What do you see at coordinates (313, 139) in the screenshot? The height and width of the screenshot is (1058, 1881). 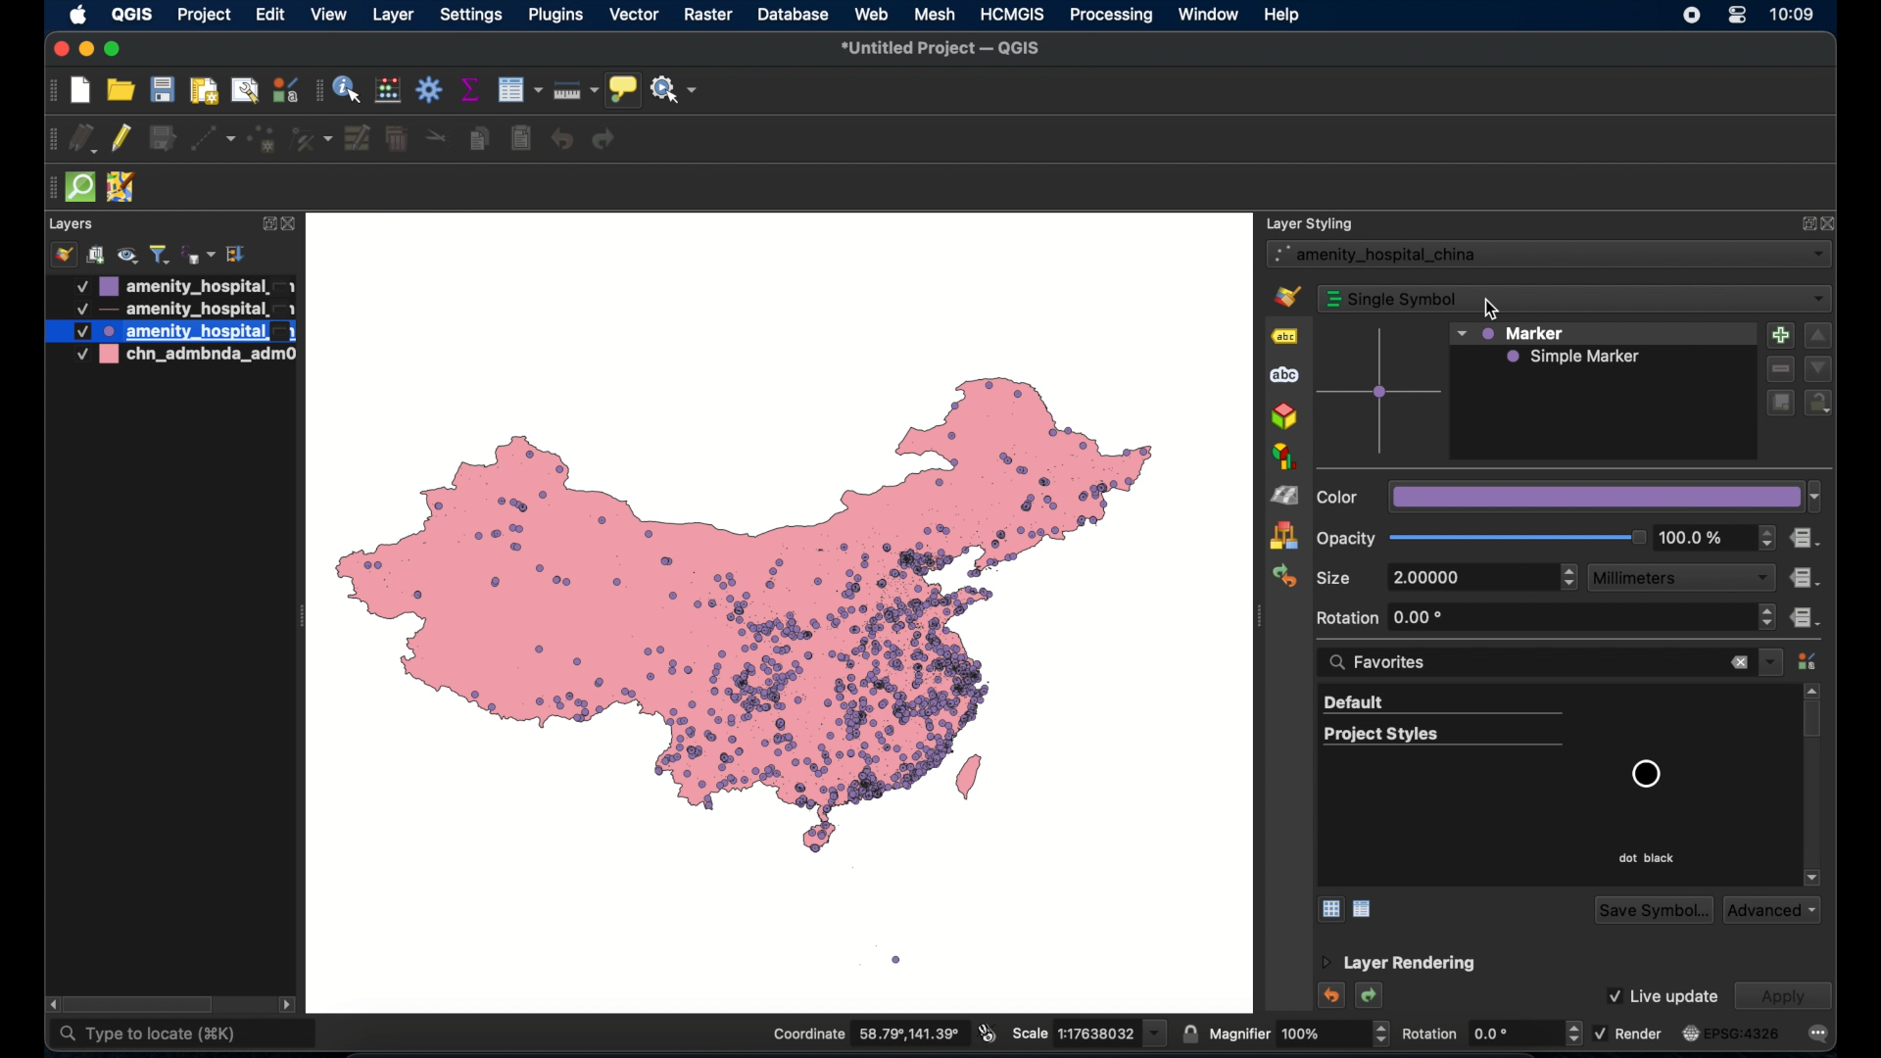 I see `vertex tool` at bounding box center [313, 139].